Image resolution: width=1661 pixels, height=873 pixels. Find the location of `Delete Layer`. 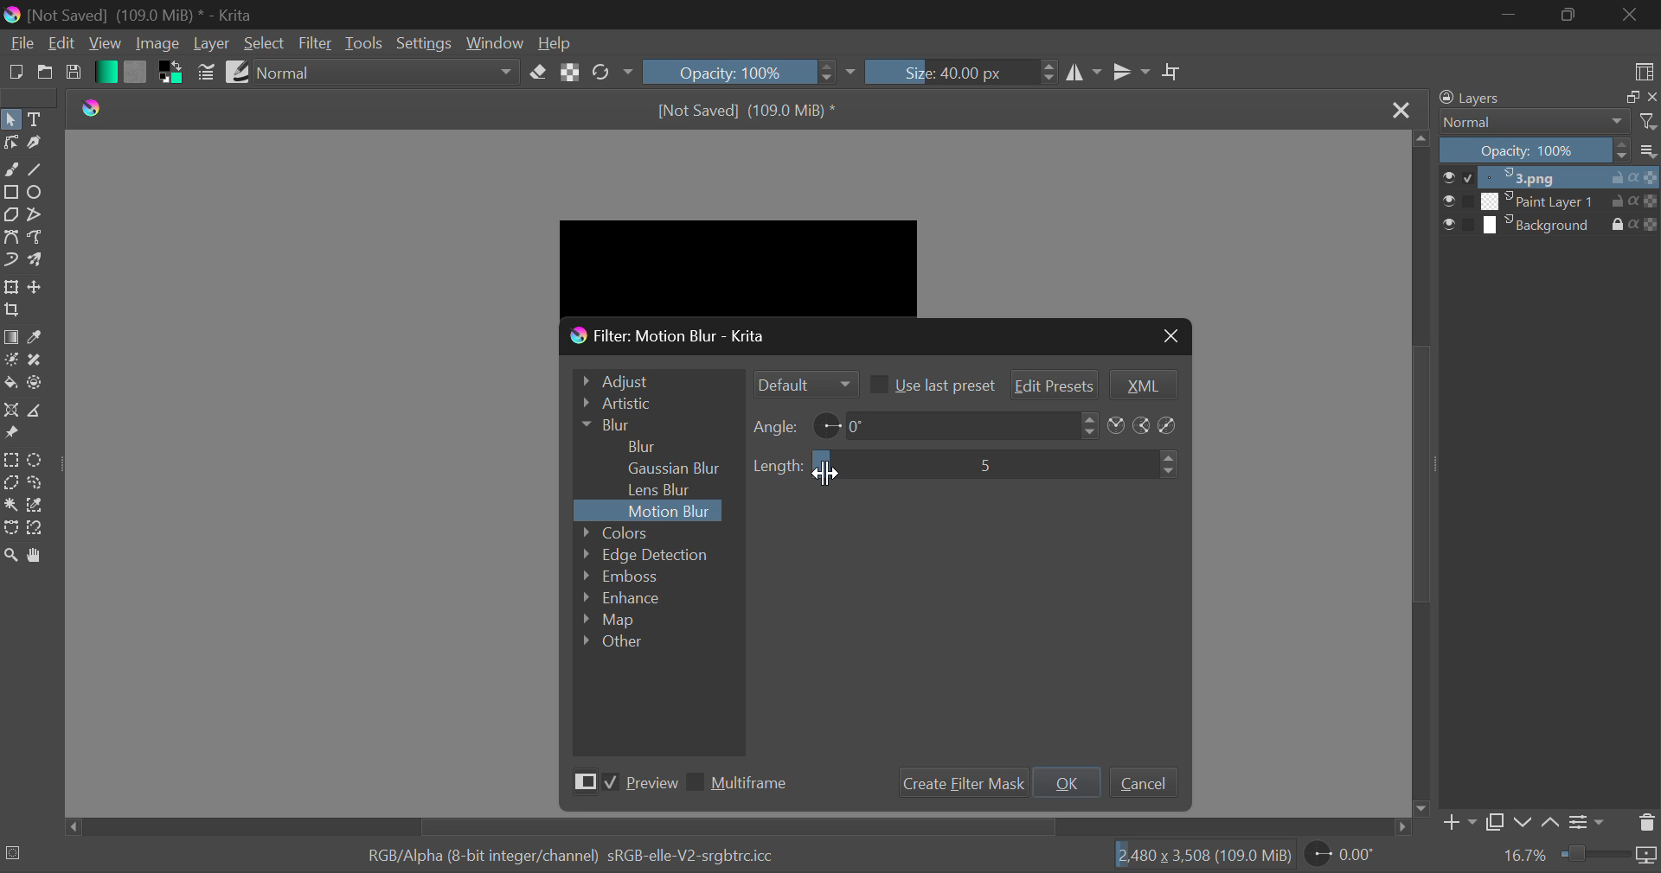

Delete Layer is located at coordinates (1645, 823).